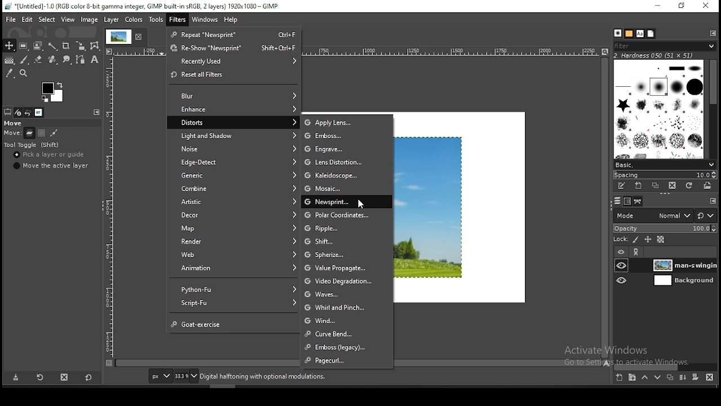  What do you see at coordinates (234, 203) in the screenshot?
I see `artistic` at bounding box center [234, 203].